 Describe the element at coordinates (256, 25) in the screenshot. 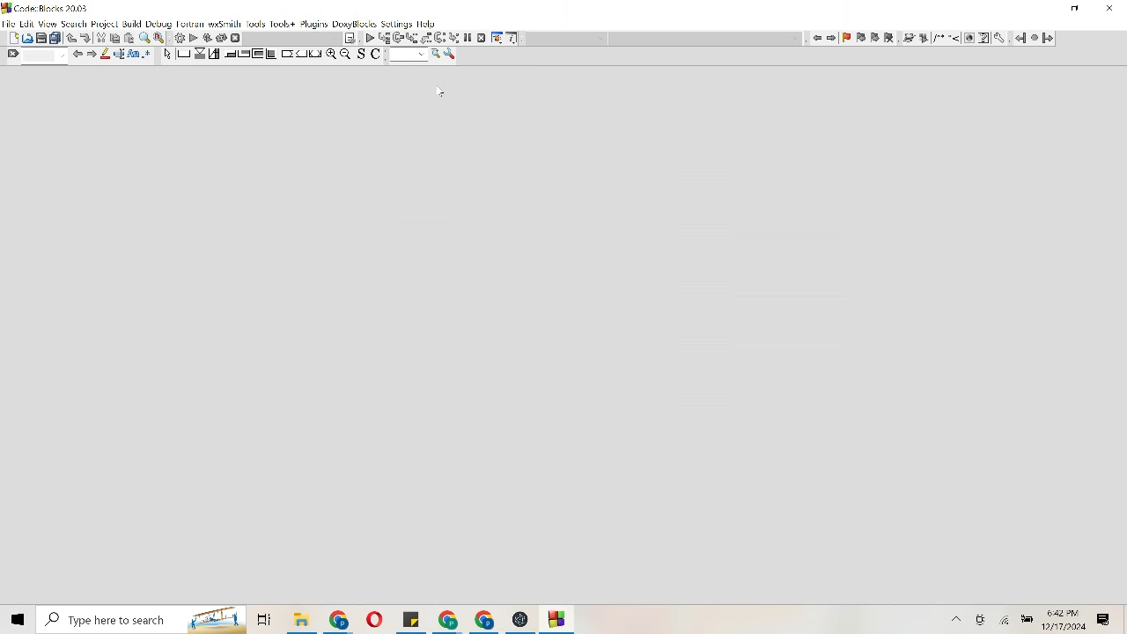

I see `Tools` at that location.